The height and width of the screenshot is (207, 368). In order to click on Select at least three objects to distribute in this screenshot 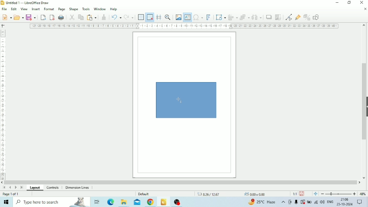, I will do `click(257, 17)`.